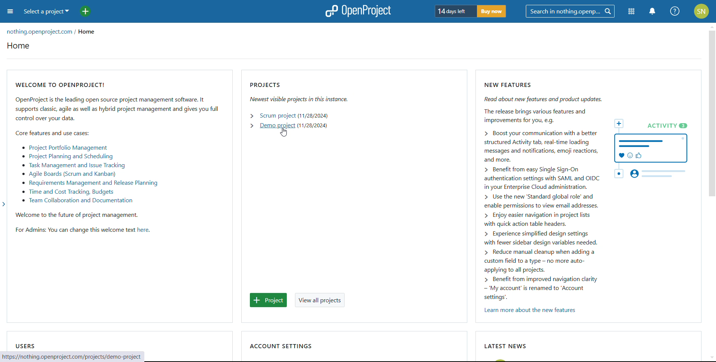 The height and width of the screenshot is (362, 716). What do you see at coordinates (491, 11) in the screenshot?
I see `buy now` at bounding box center [491, 11].